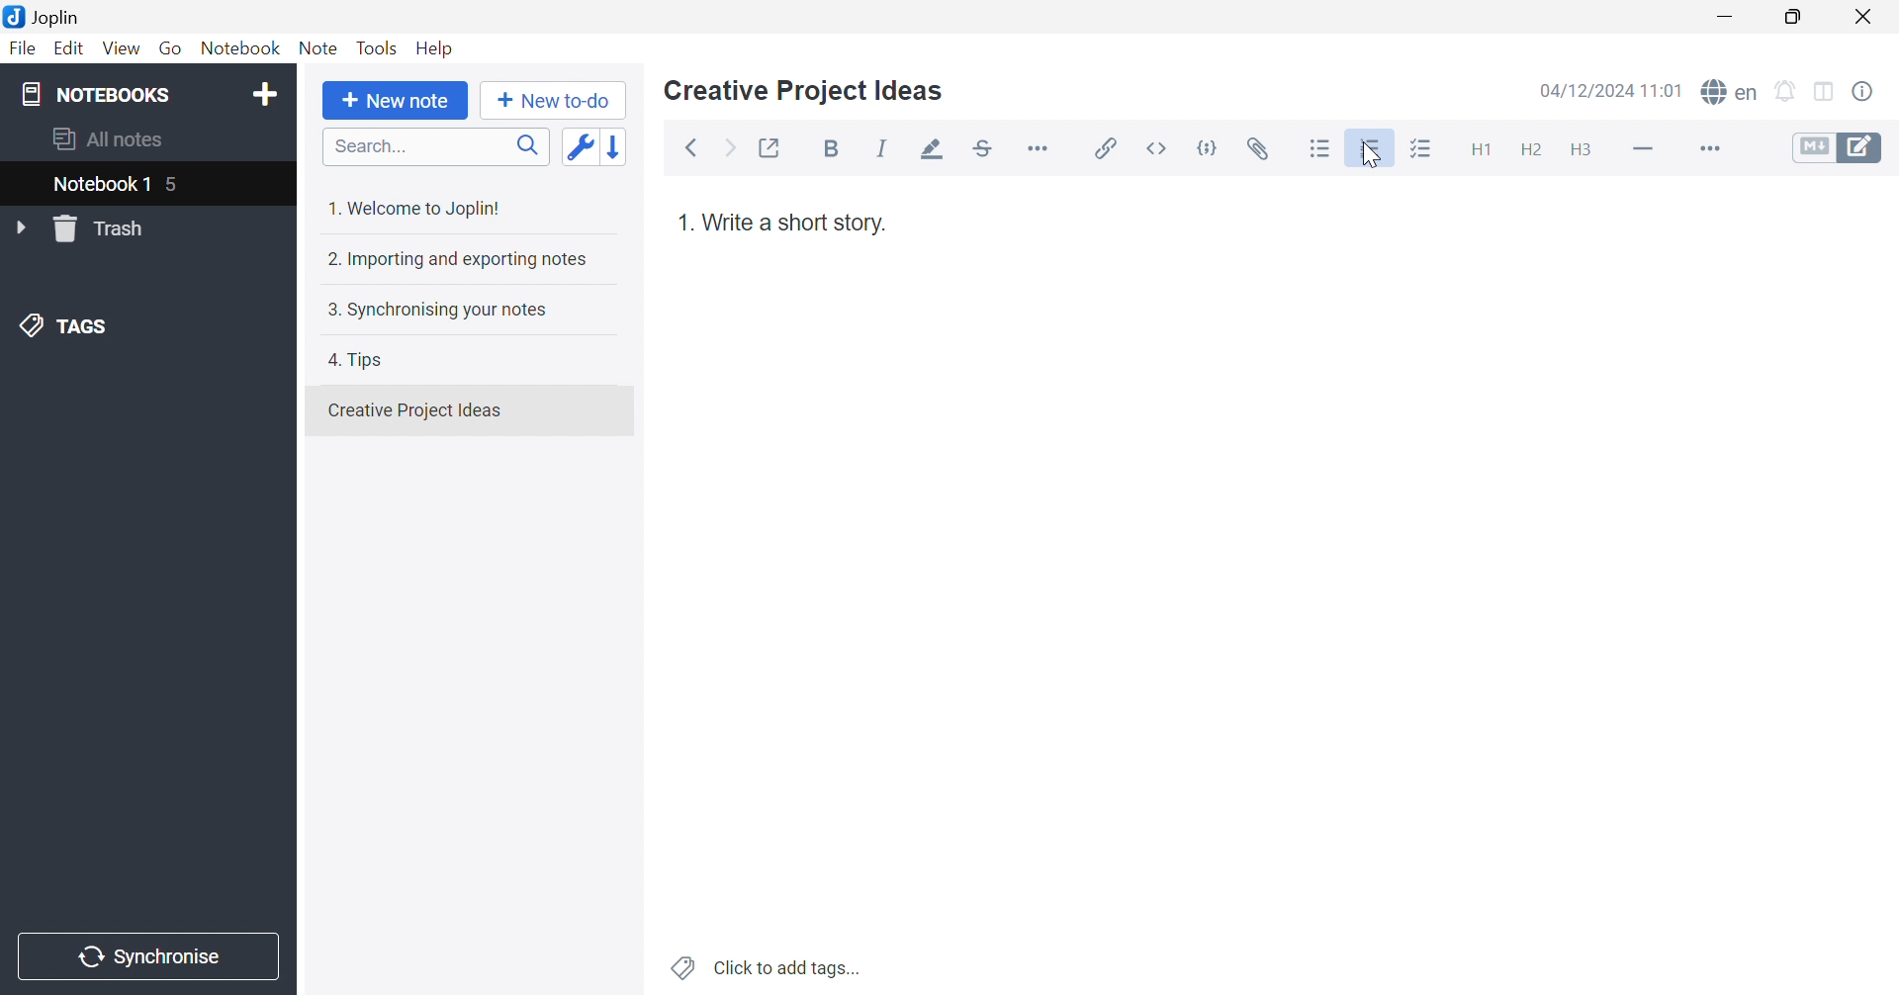 The height and width of the screenshot is (995, 1899). What do you see at coordinates (363, 358) in the screenshot?
I see `4. Tips` at bounding box center [363, 358].